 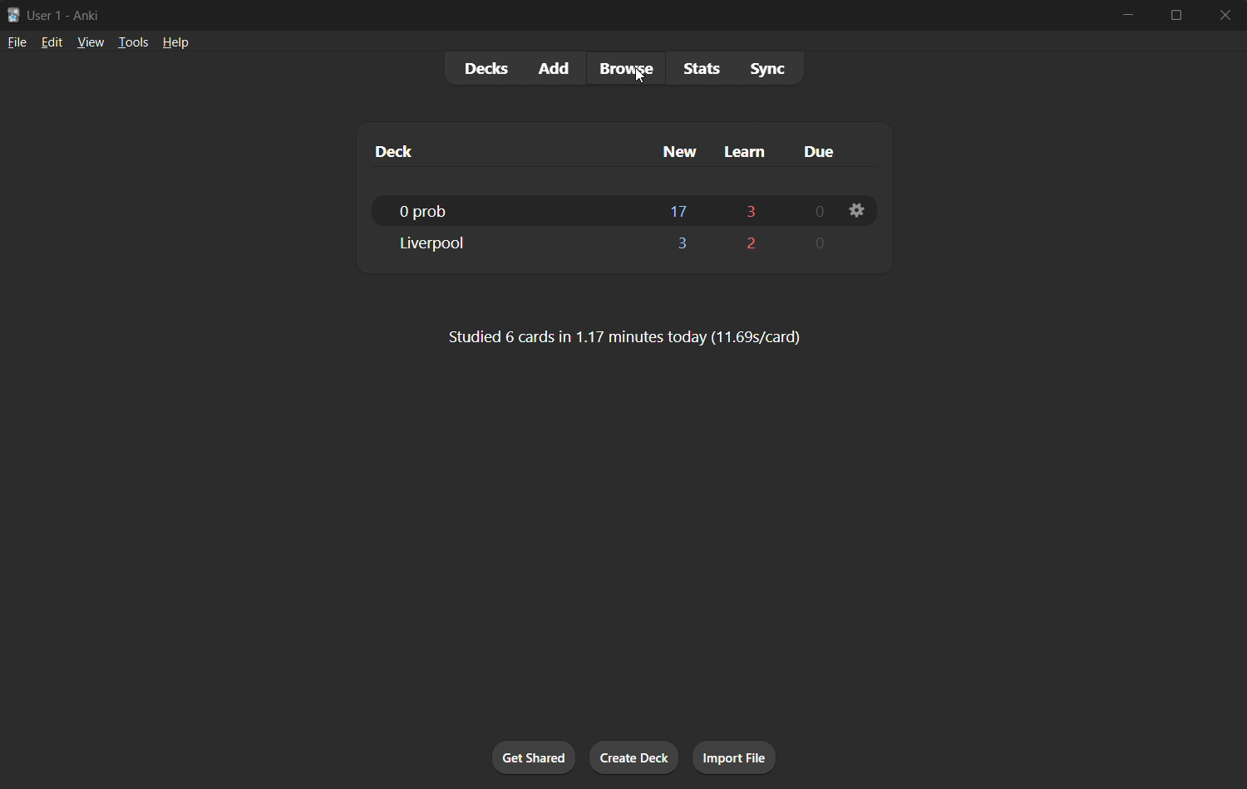 What do you see at coordinates (91, 42) in the screenshot?
I see `view` at bounding box center [91, 42].